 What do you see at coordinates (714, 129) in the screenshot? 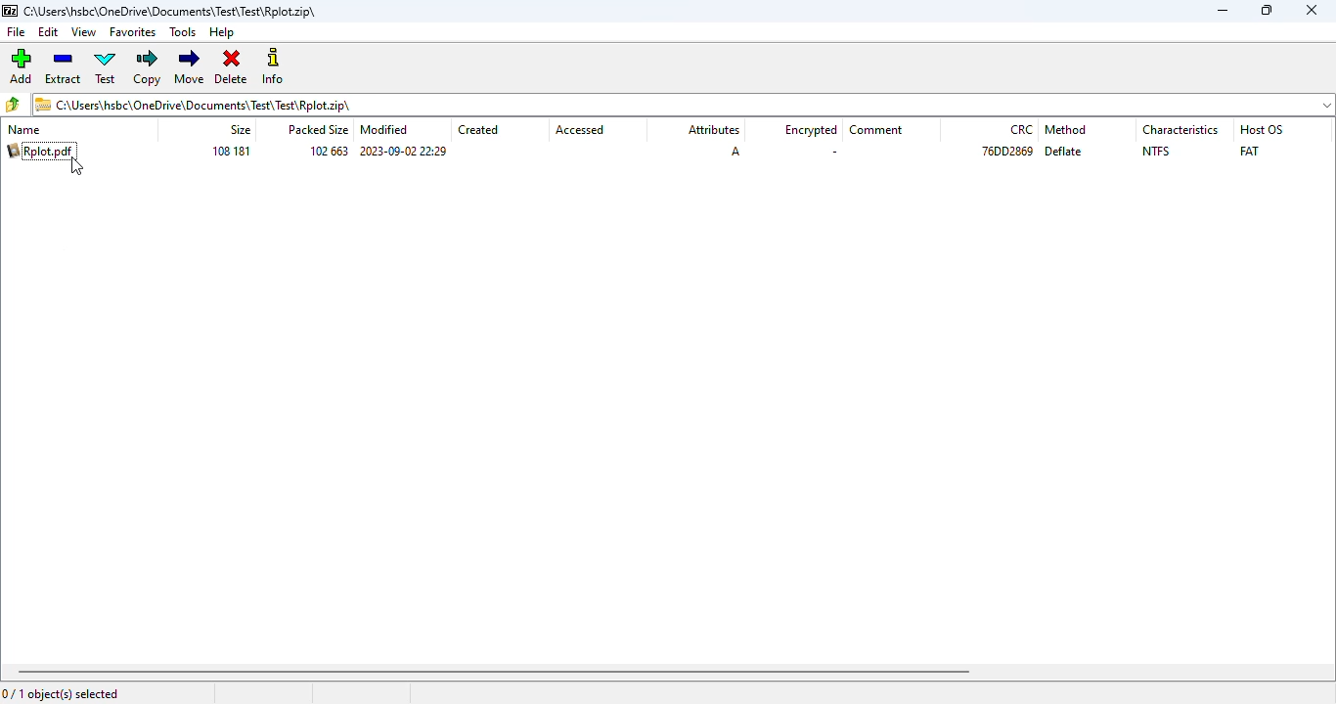
I see `attributes` at bounding box center [714, 129].